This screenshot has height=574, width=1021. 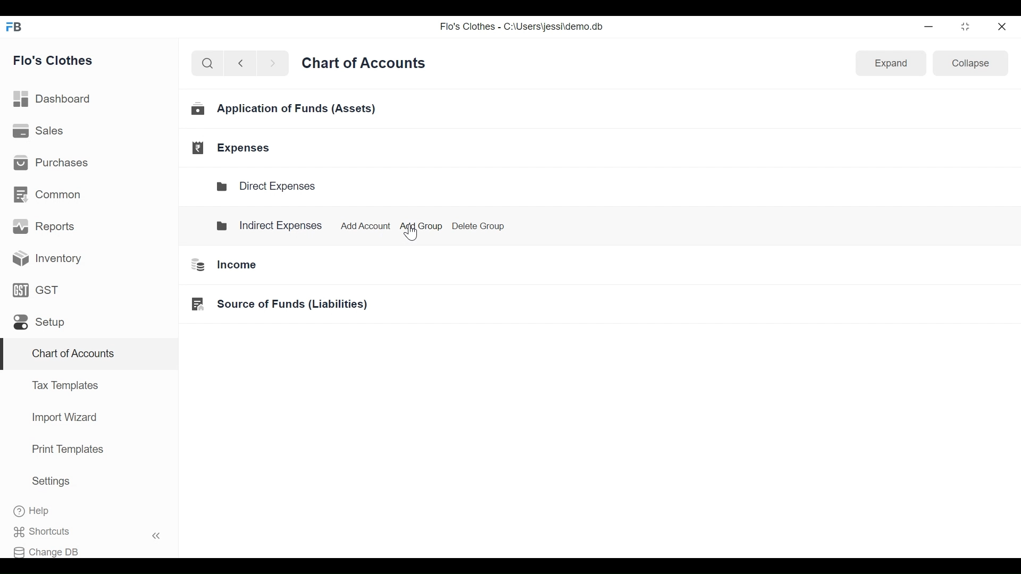 I want to click on restore down, so click(x=964, y=27).